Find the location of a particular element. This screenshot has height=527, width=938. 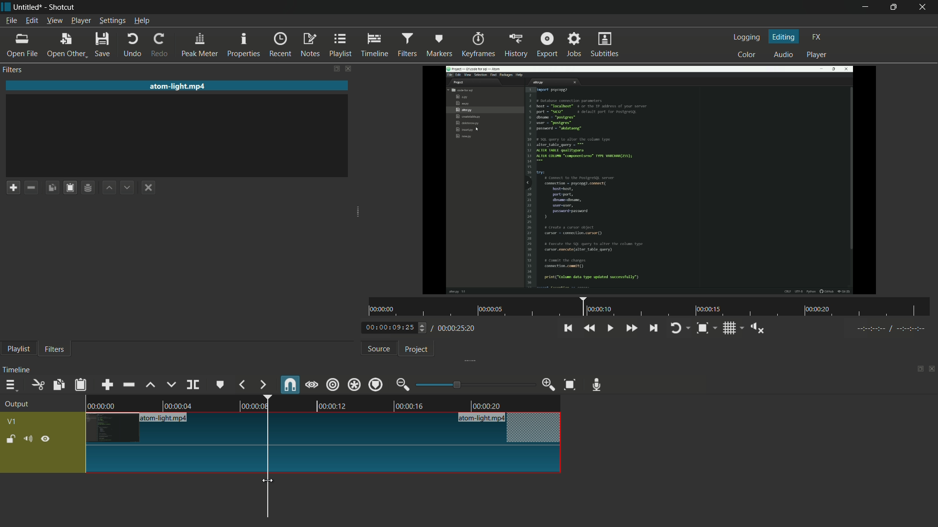

jobs is located at coordinates (575, 43).